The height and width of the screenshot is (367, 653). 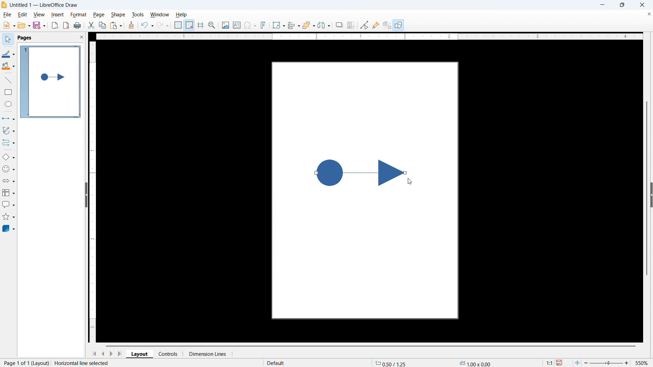 I want to click on Format , so click(x=78, y=14).